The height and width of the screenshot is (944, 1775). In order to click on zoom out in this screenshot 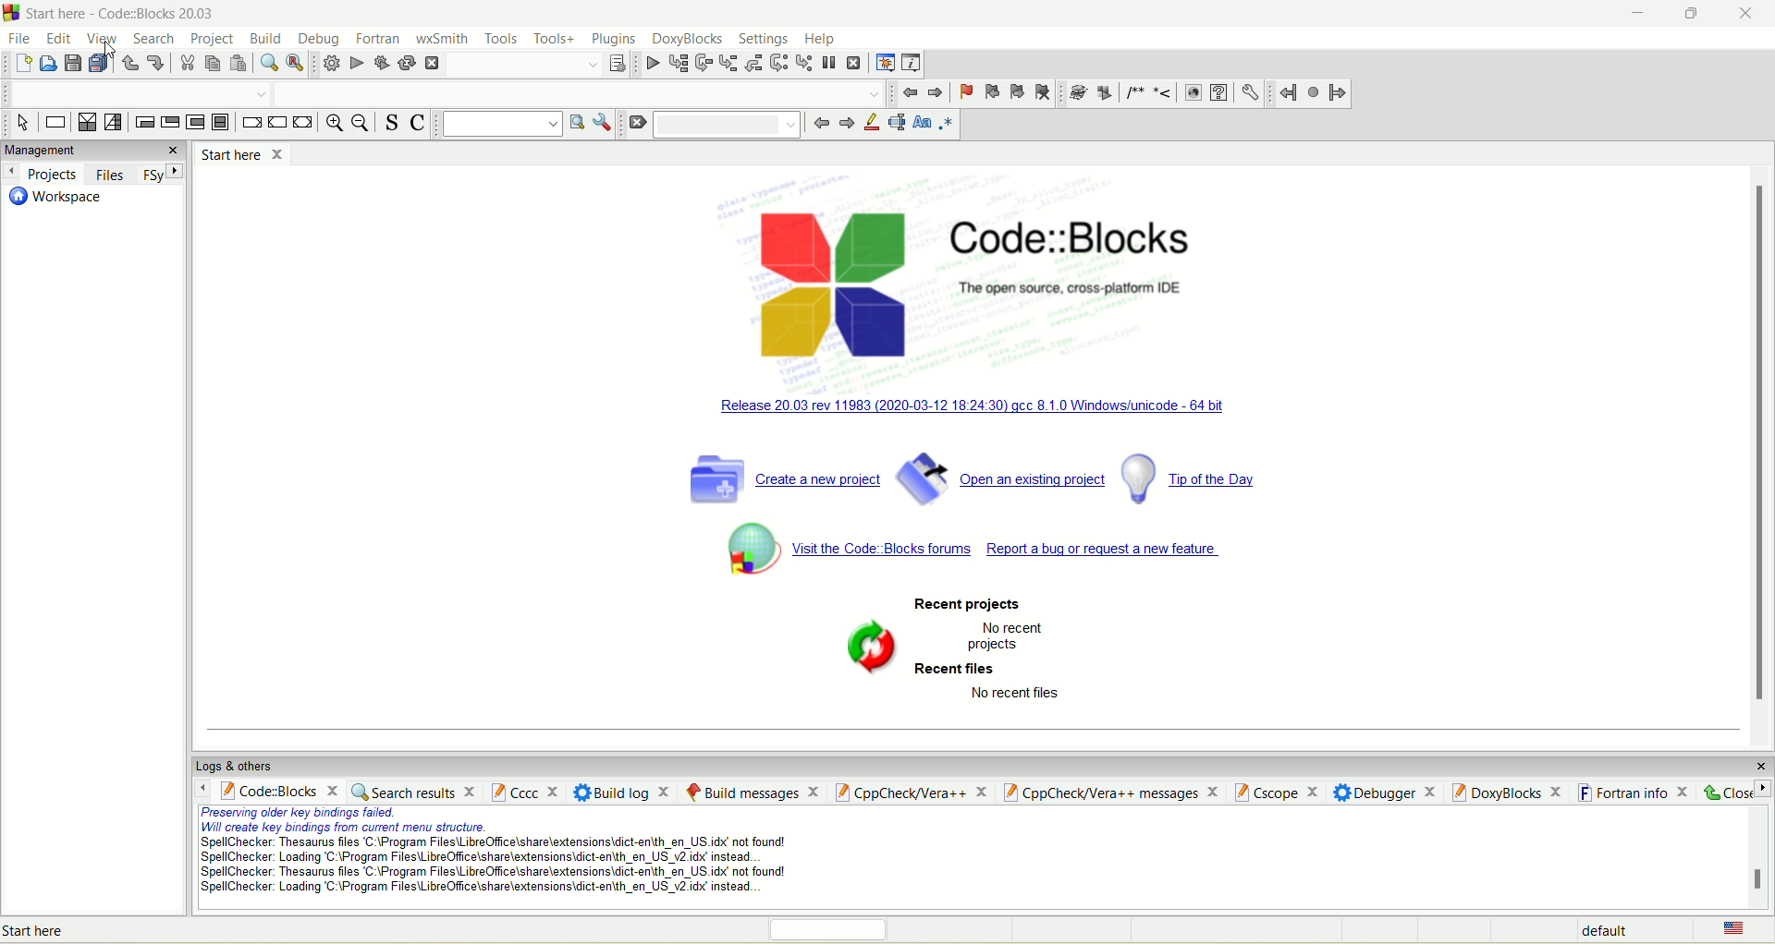, I will do `click(360, 127)`.